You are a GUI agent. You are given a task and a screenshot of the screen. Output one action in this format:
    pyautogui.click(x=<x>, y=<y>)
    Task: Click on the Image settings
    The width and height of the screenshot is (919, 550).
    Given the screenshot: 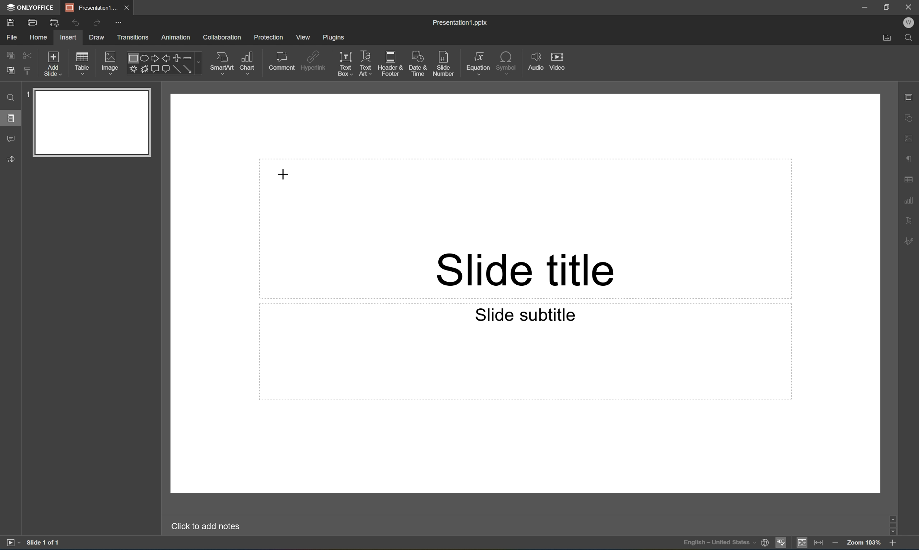 What is the action you would take?
    pyautogui.click(x=911, y=137)
    